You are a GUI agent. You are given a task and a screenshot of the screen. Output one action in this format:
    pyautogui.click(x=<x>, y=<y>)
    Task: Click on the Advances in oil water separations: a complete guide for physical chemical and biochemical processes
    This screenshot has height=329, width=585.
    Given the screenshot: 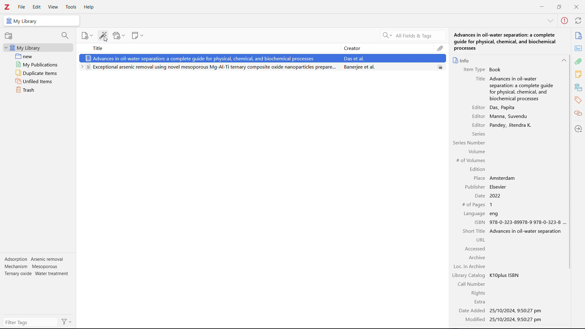 What is the action you would take?
    pyautogui.click(x=510, y=41)
    